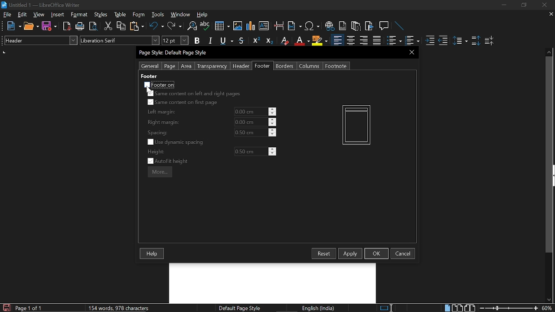  What do you see at coordinates (324, 253) in the screenshot?
I see `Resest` at bounding box center [324, 253].